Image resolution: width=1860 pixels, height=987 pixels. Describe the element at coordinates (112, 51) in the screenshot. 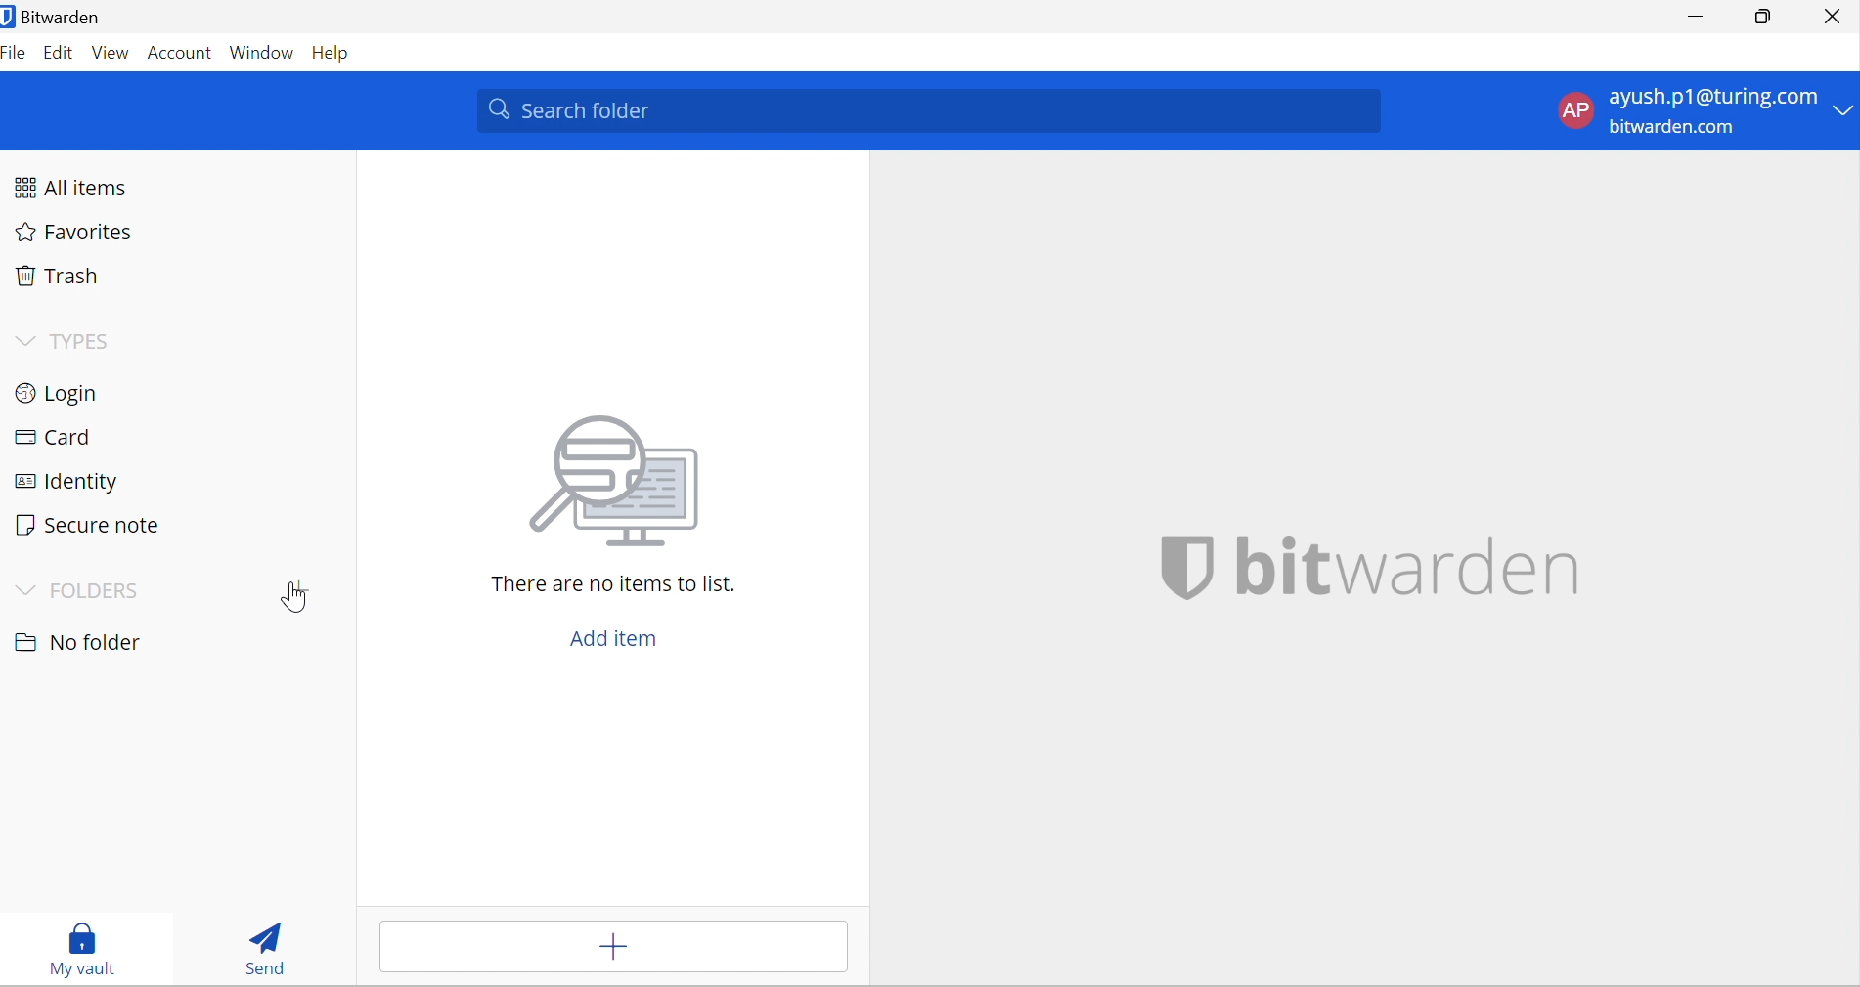

I see `View` at that location.